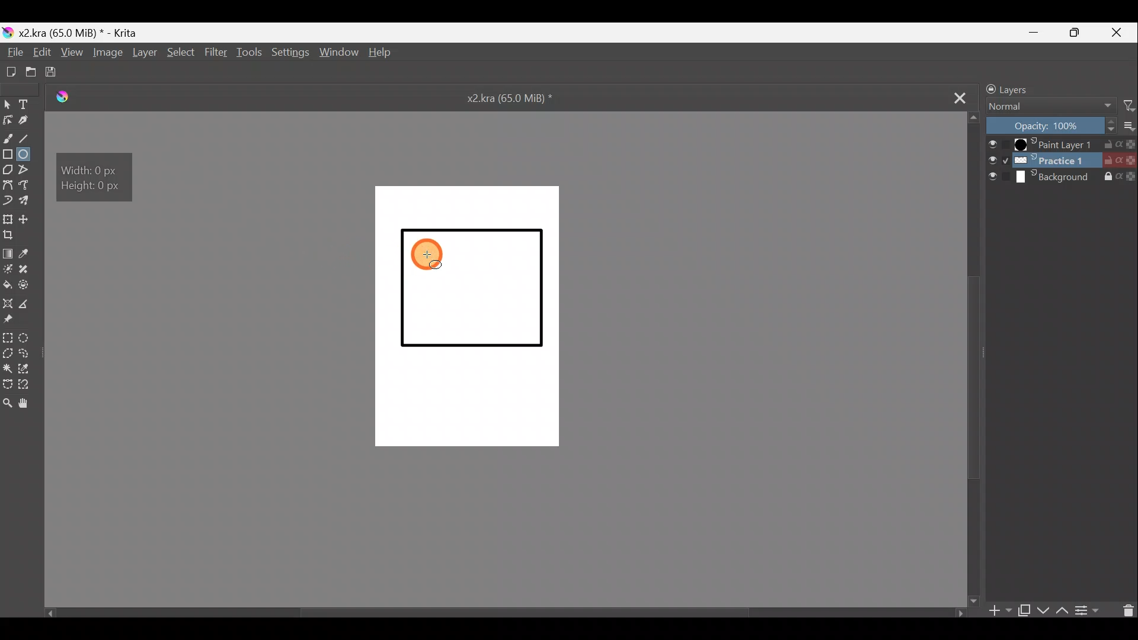 The height and width of the screenshot is (640, 1138). I want to click on Layer, so click(145, 55).